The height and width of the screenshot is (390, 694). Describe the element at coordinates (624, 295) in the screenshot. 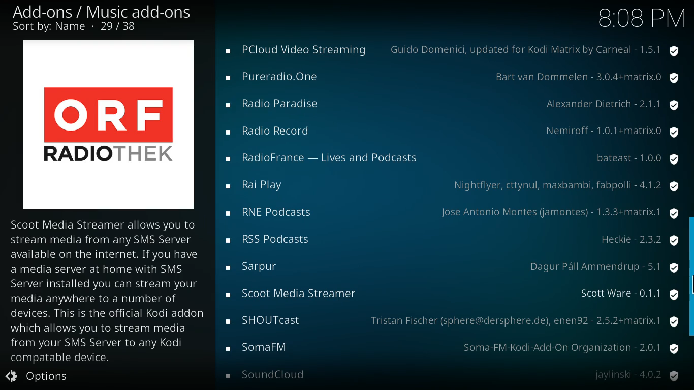

I see `provider` at that location.